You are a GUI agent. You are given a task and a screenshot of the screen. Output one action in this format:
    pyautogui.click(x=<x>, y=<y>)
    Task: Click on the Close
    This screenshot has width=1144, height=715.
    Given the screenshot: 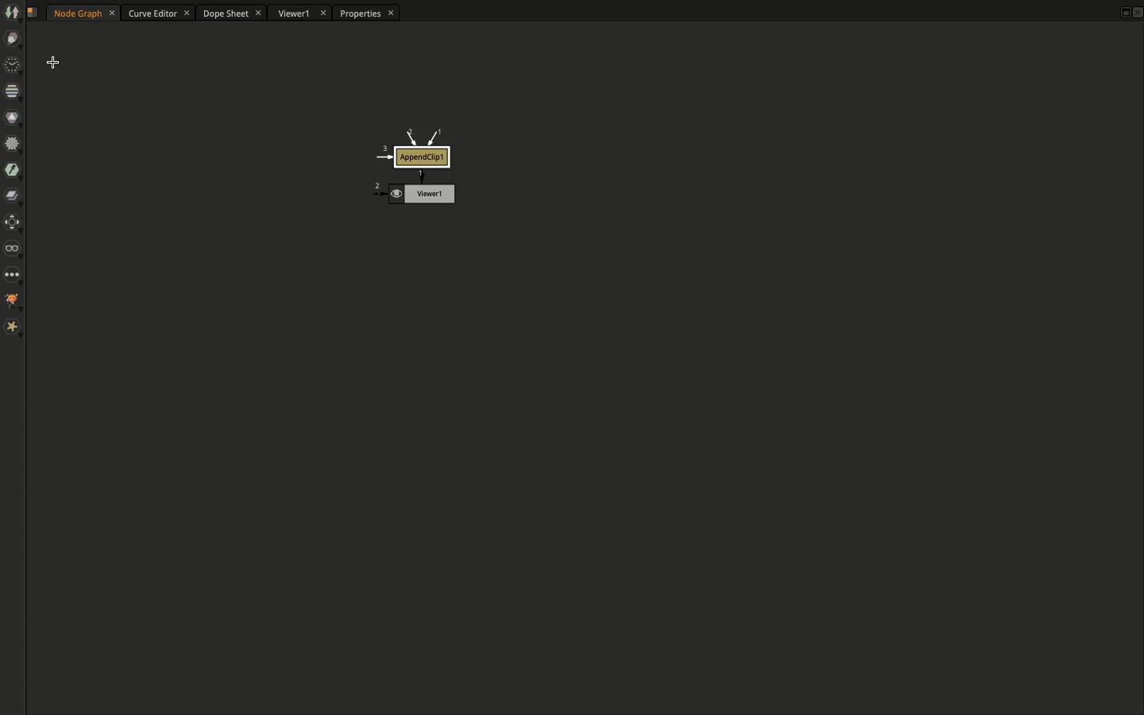 What is the action you would take?
    pyautogui.click(x=1137, y=14)
    